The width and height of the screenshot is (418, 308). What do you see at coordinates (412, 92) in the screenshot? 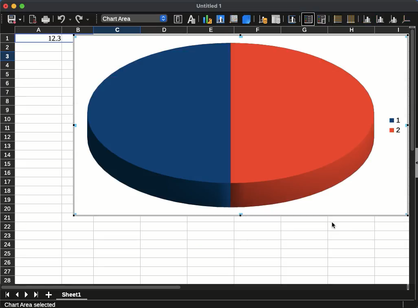
I see `Vertical slide bar` at bounding box center [412, 92].